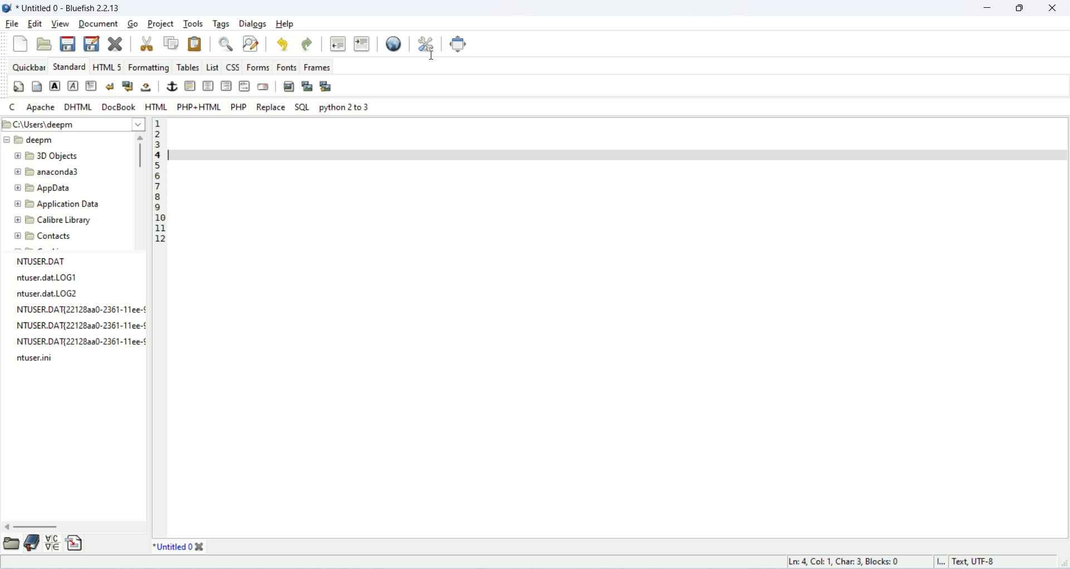 Image resolution: width=1070 pixels, height=569 pixels. Describe the element at coordinates (213, 67) in the screenshot. I see `LIST` at that location.